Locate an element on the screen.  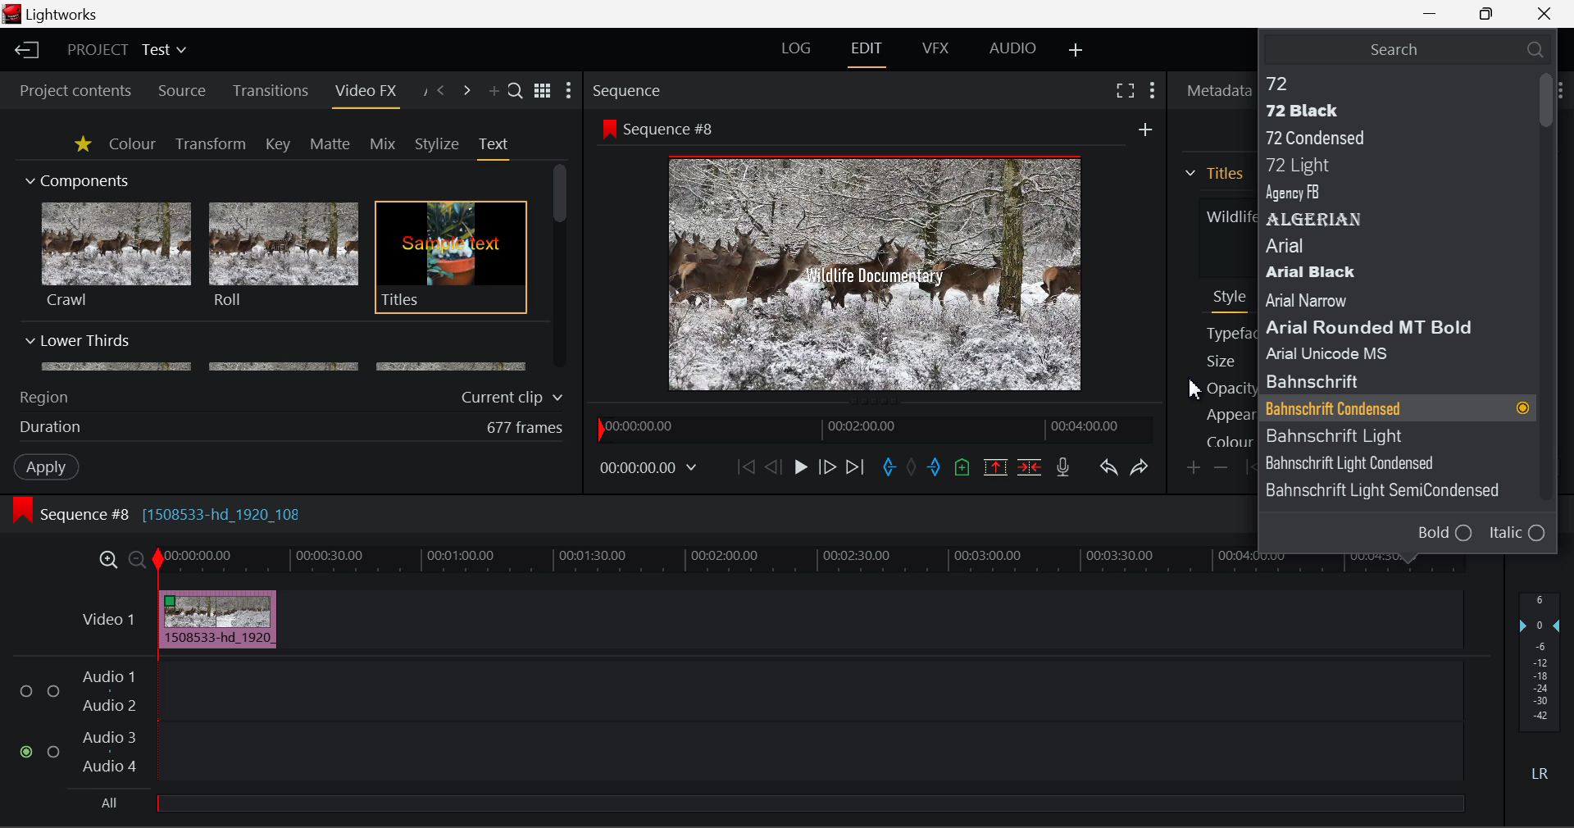
Sequence is located at coordinates (630, 89).